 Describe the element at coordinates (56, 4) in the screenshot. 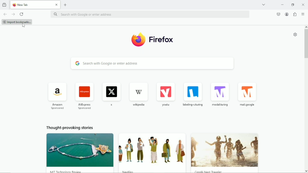

I see `close` at that location.